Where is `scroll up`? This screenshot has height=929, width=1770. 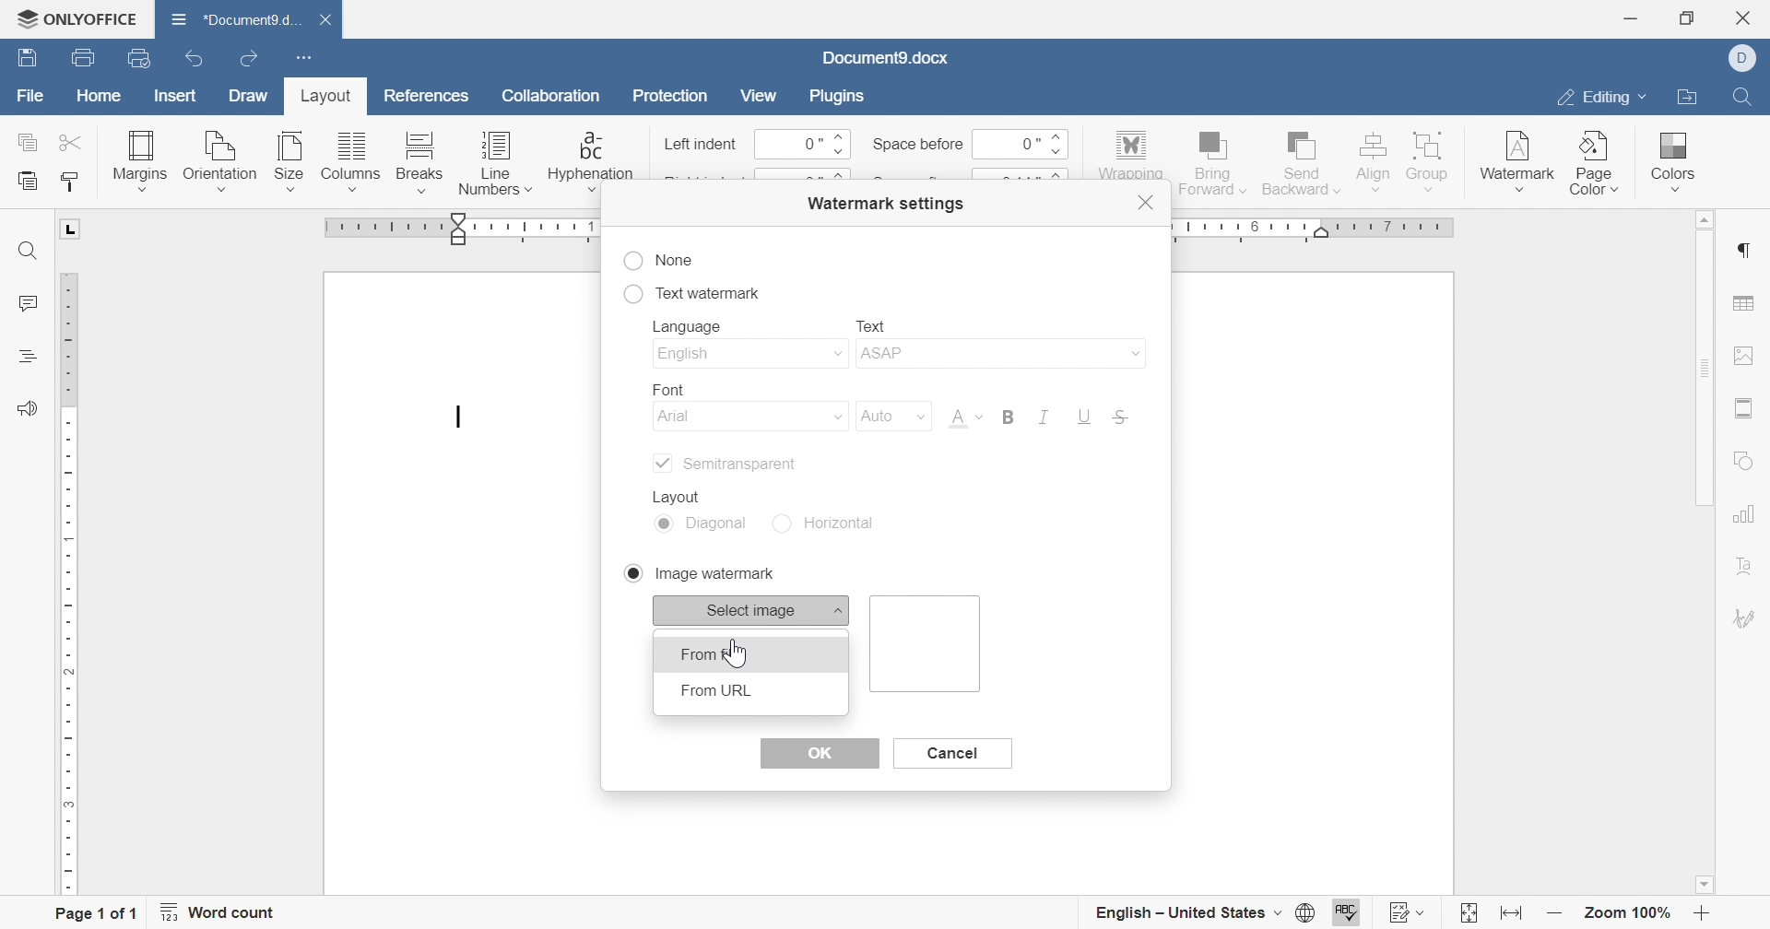 scroll up is located at coordinates (1699, 219).